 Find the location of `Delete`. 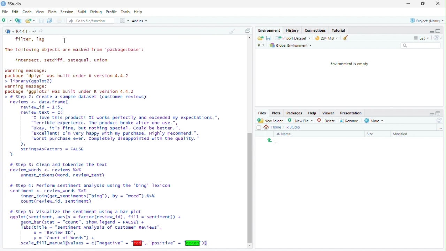

Delete is located at coordinates (322, 121).